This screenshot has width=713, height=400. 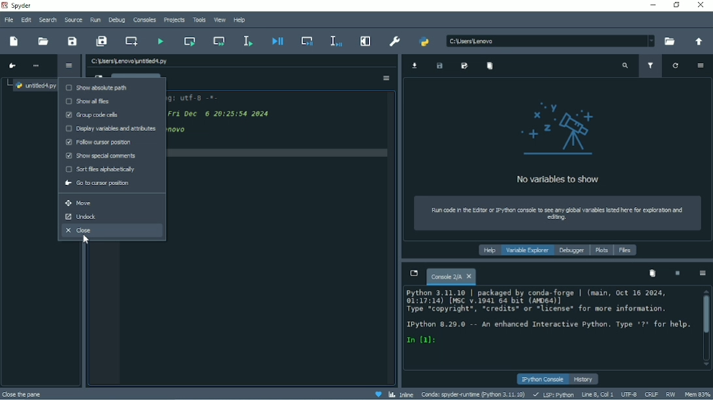 I want to click on 19 -e- codingt utt-p -o-
§ Created on pri onc o z0izsise 20s

S awthors onovo

io

8, so click(x=257, y=127).